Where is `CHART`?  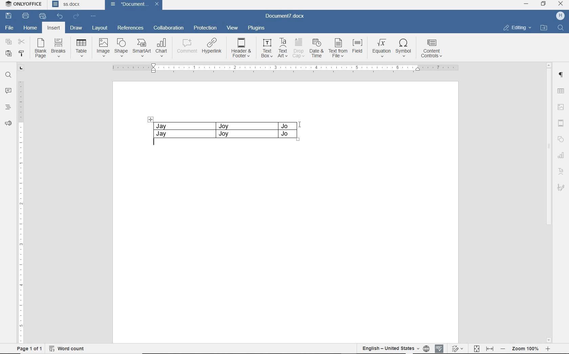 CHART is located at coordinates (561, 156).